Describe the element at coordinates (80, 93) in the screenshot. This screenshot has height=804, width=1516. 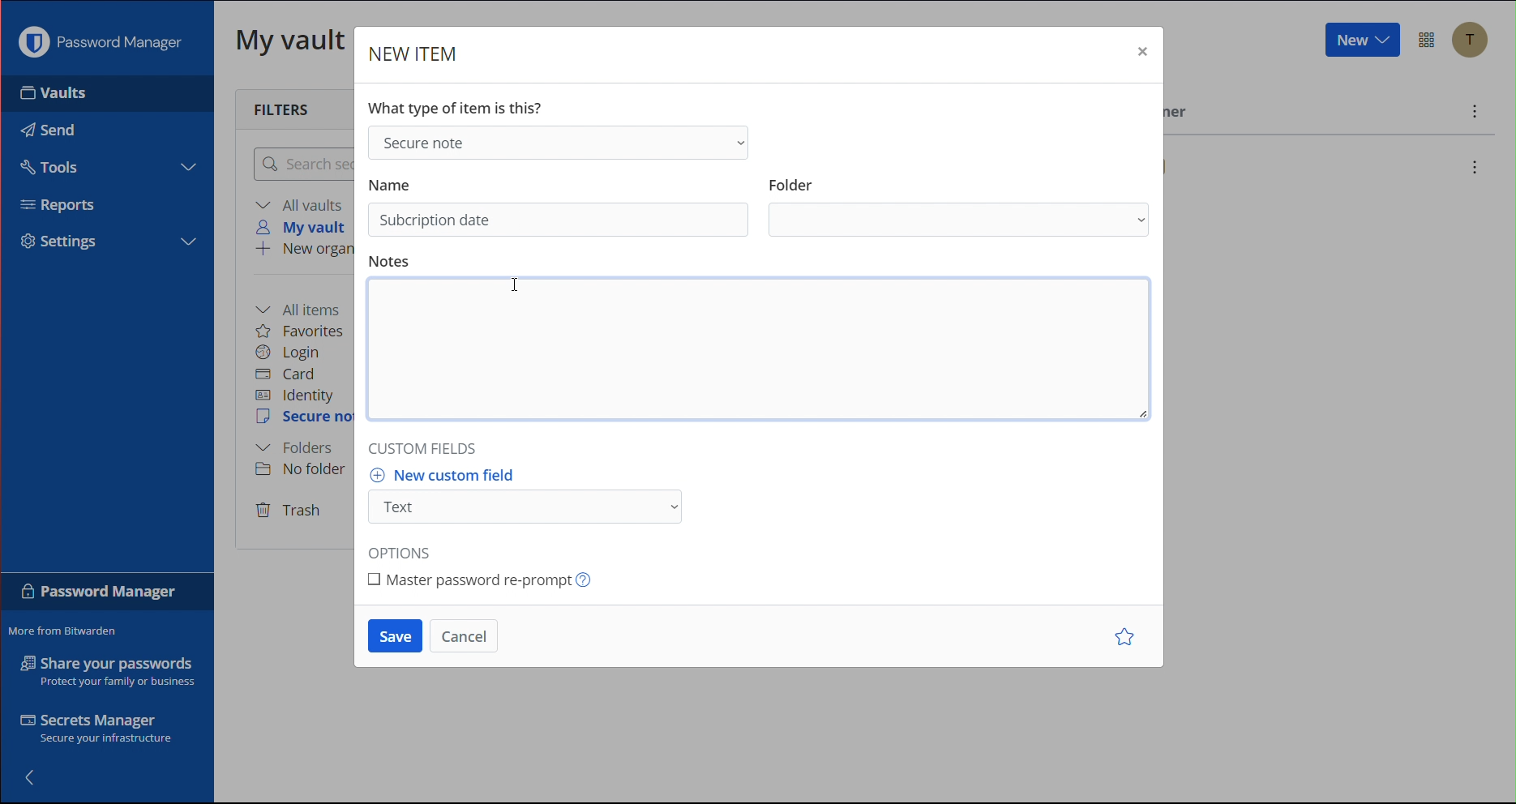
I see `Vaults` at that location.